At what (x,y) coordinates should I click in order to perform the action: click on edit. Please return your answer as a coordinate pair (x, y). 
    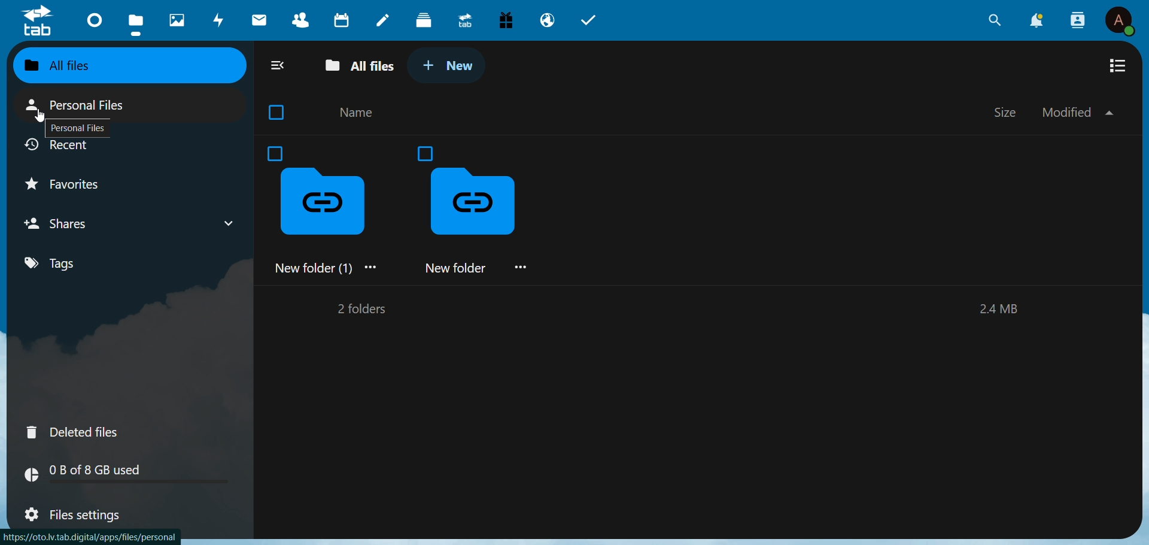
    Looking at the image, I should click on (385, 21).